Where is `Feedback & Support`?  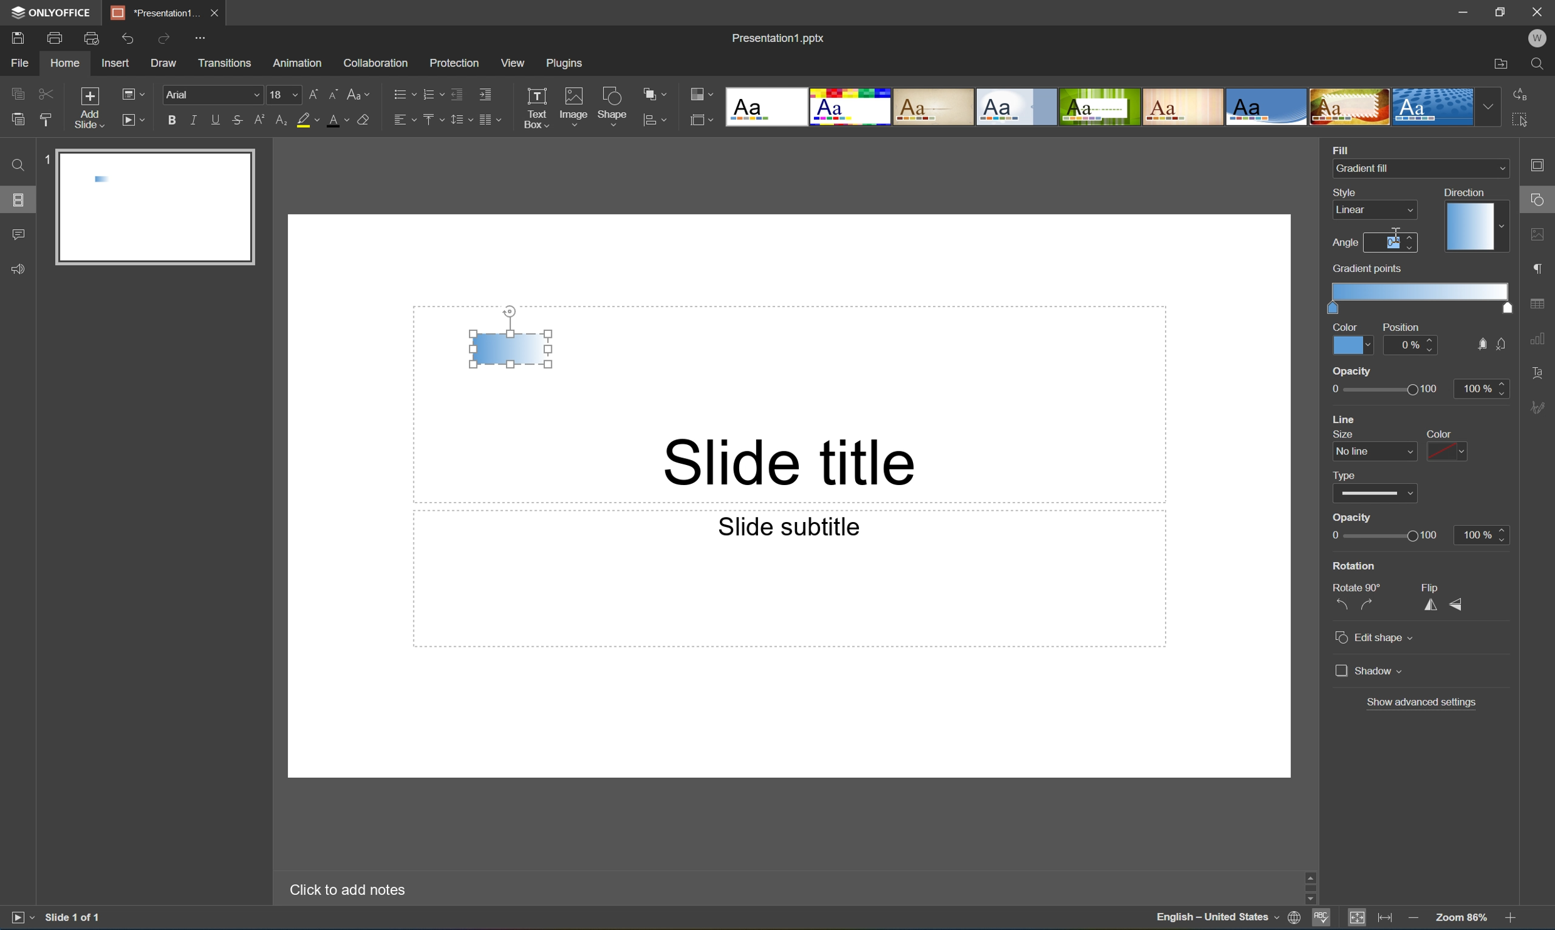 Feedback & Support is located at coordinates (19, 268).